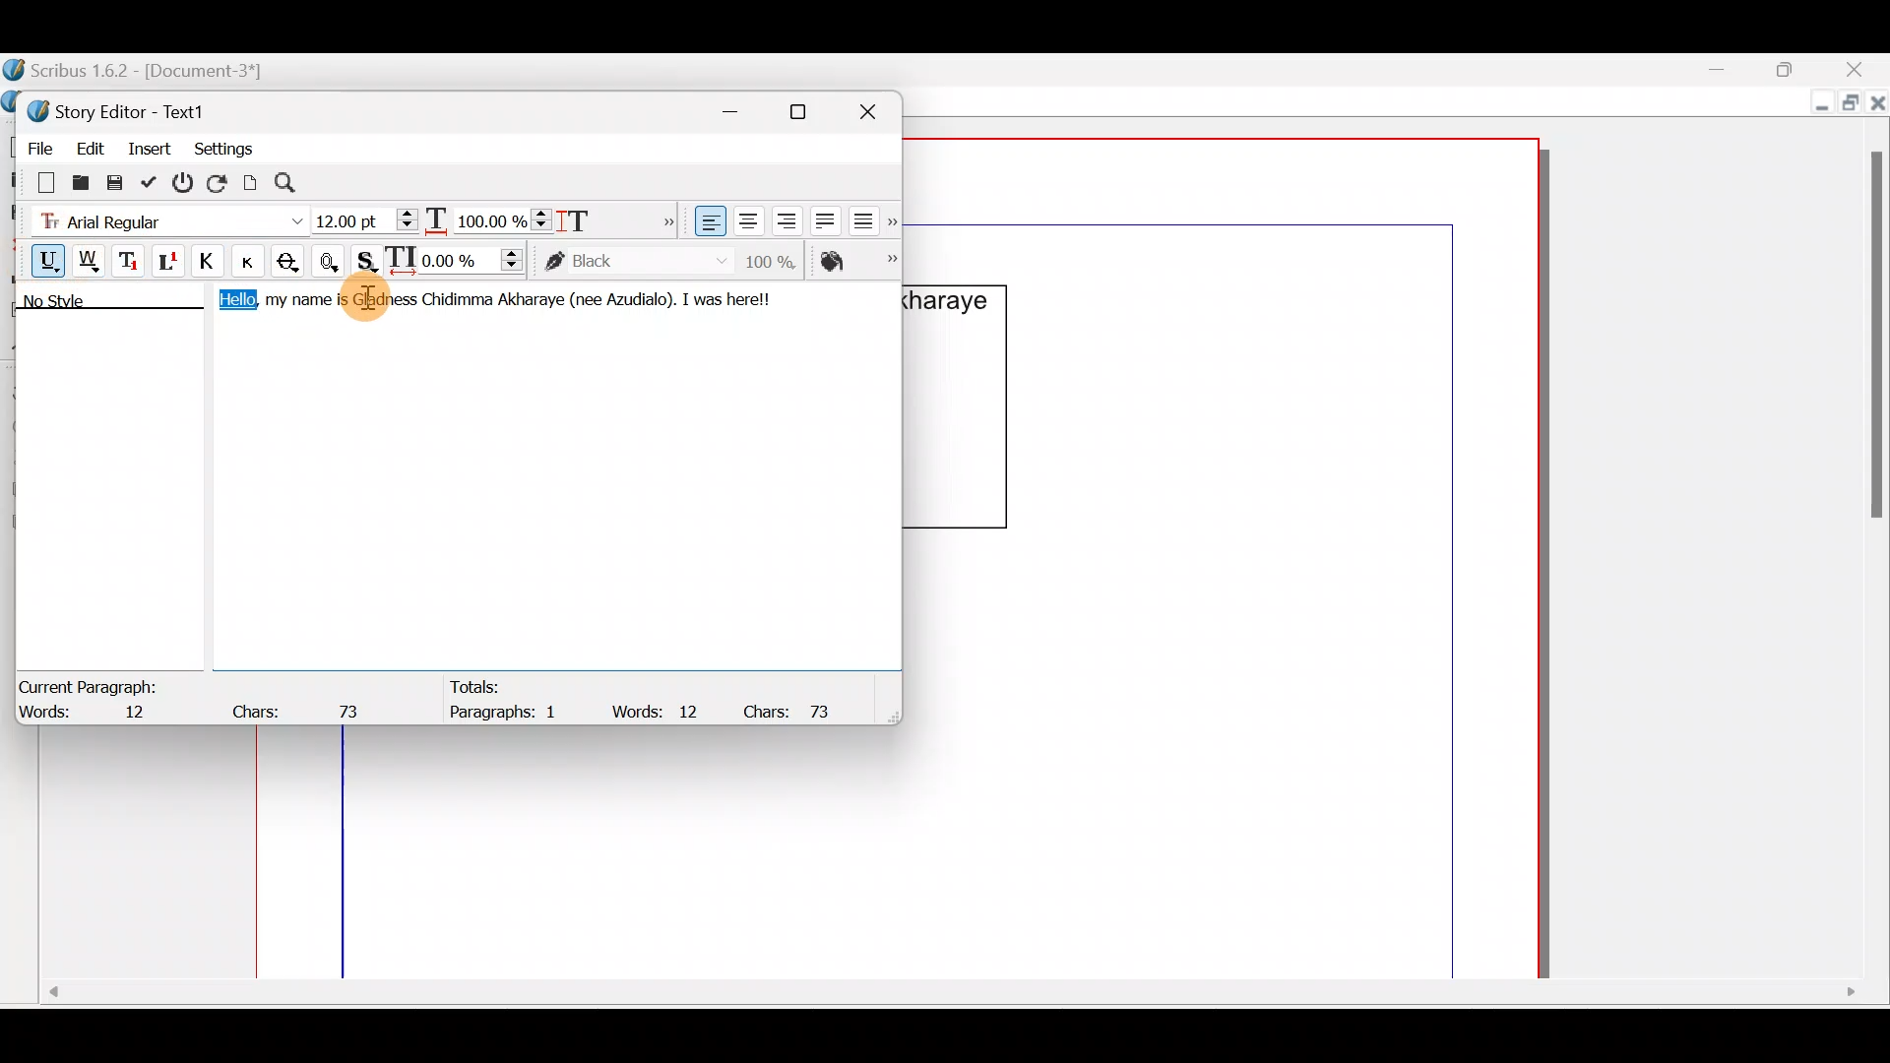  What do you see at coordinates (639, 297) in the screenshot?
I see `Azudialo).` at bounding box center [639, 297].